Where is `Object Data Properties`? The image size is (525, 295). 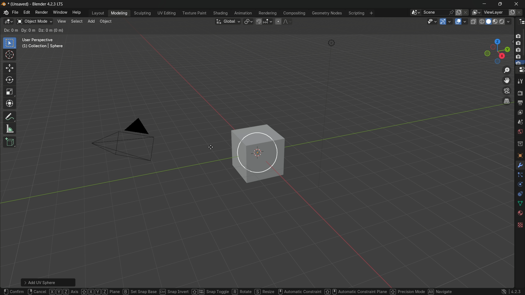
Object Data Properties is located at coordinates (520, 184).